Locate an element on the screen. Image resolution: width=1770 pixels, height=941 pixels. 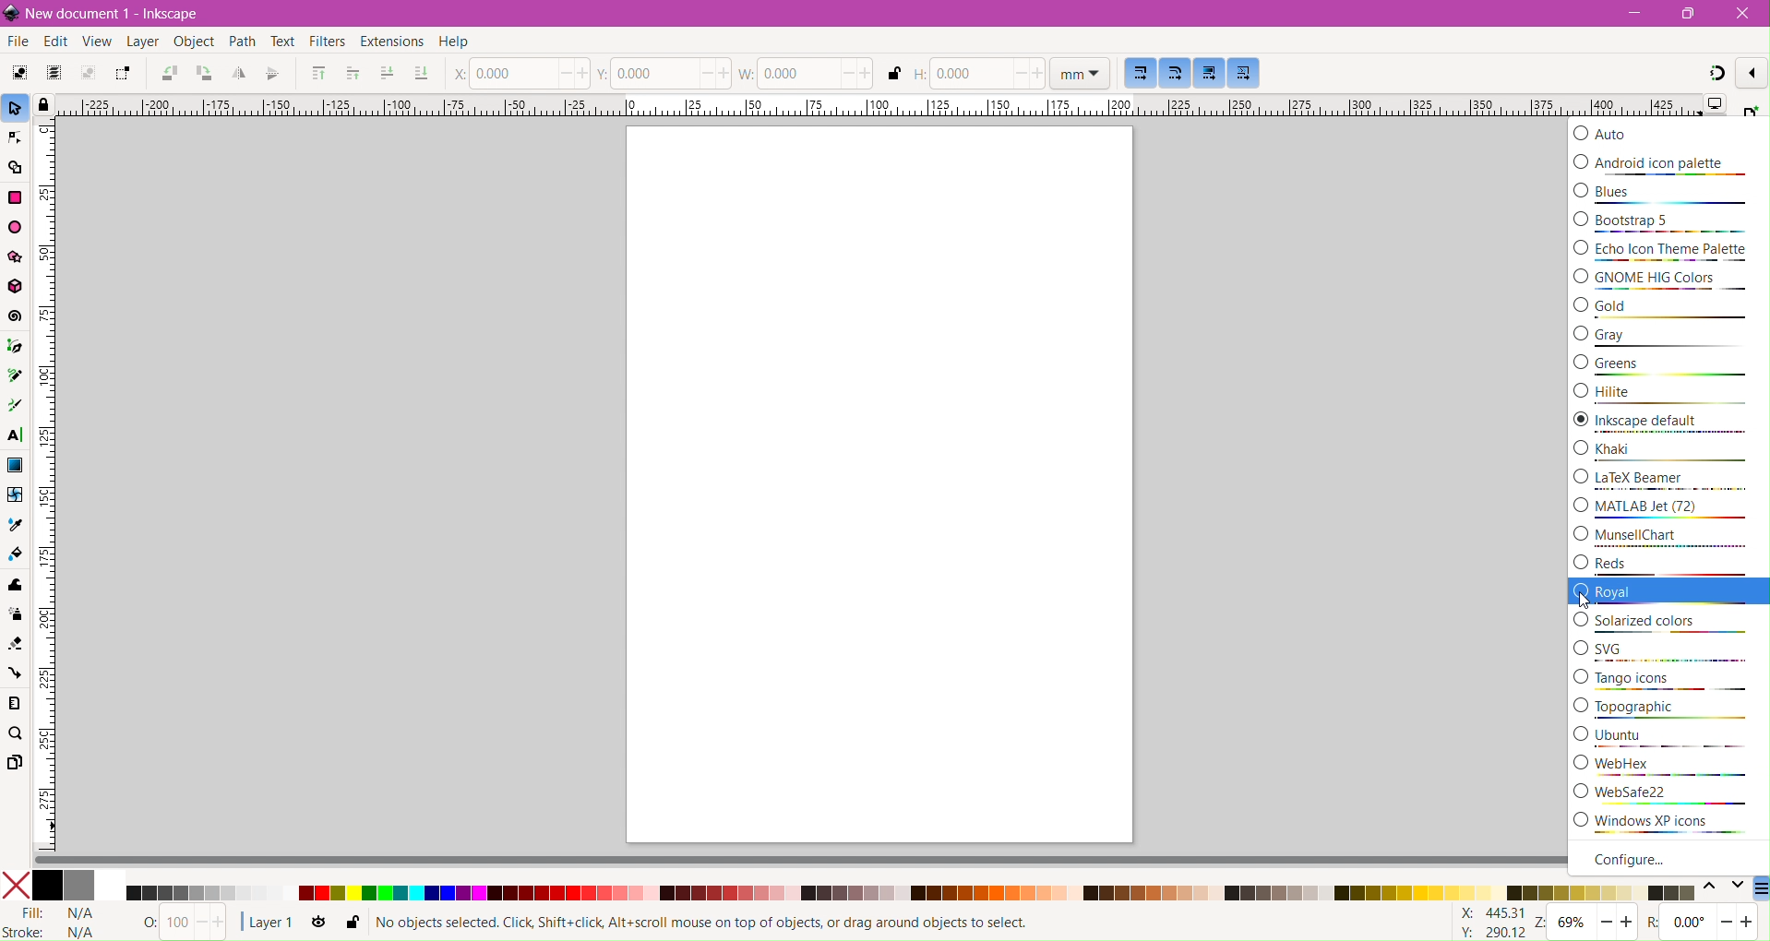
Rotation is located at coordinates (1703, 923).